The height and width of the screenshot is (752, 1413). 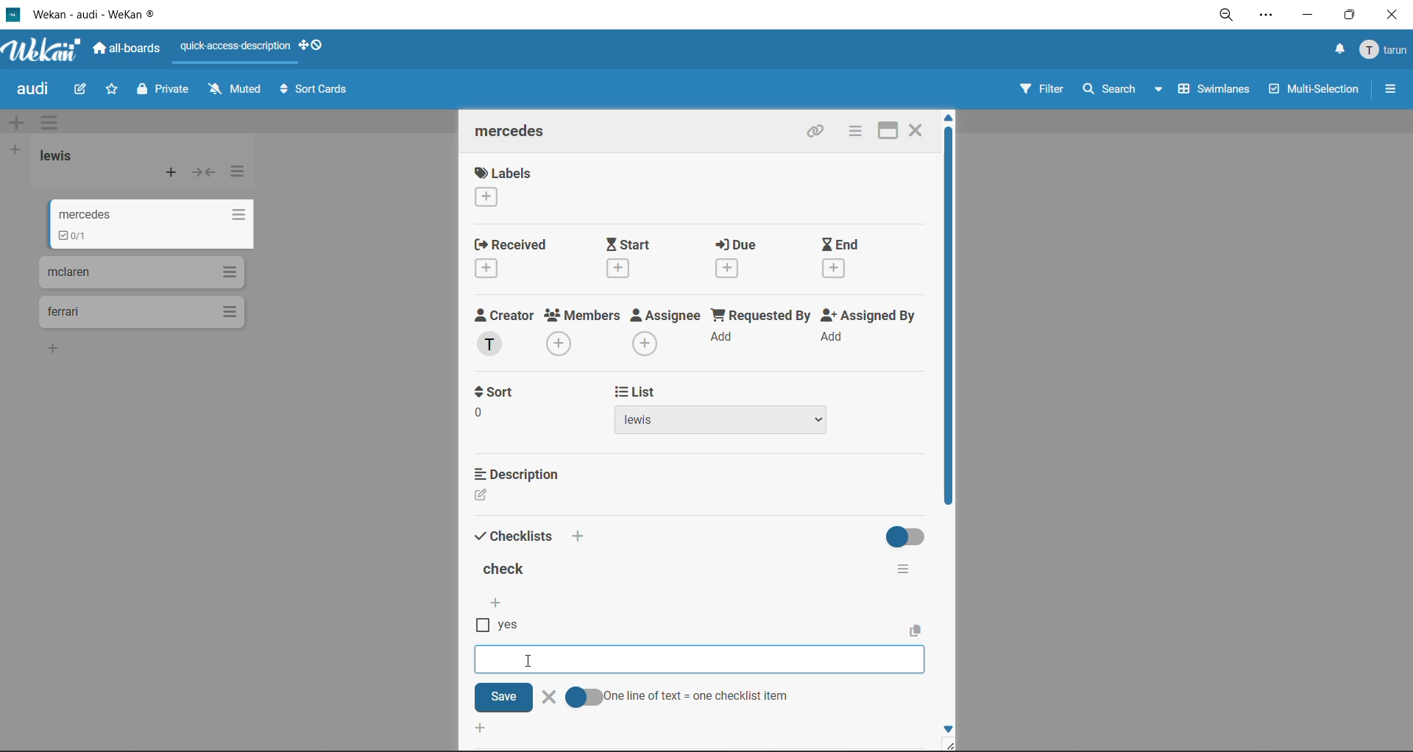 What do you see at coordinates (241, 171) in the screenshot?
I see `list actions` at bounding box center [241, 171].